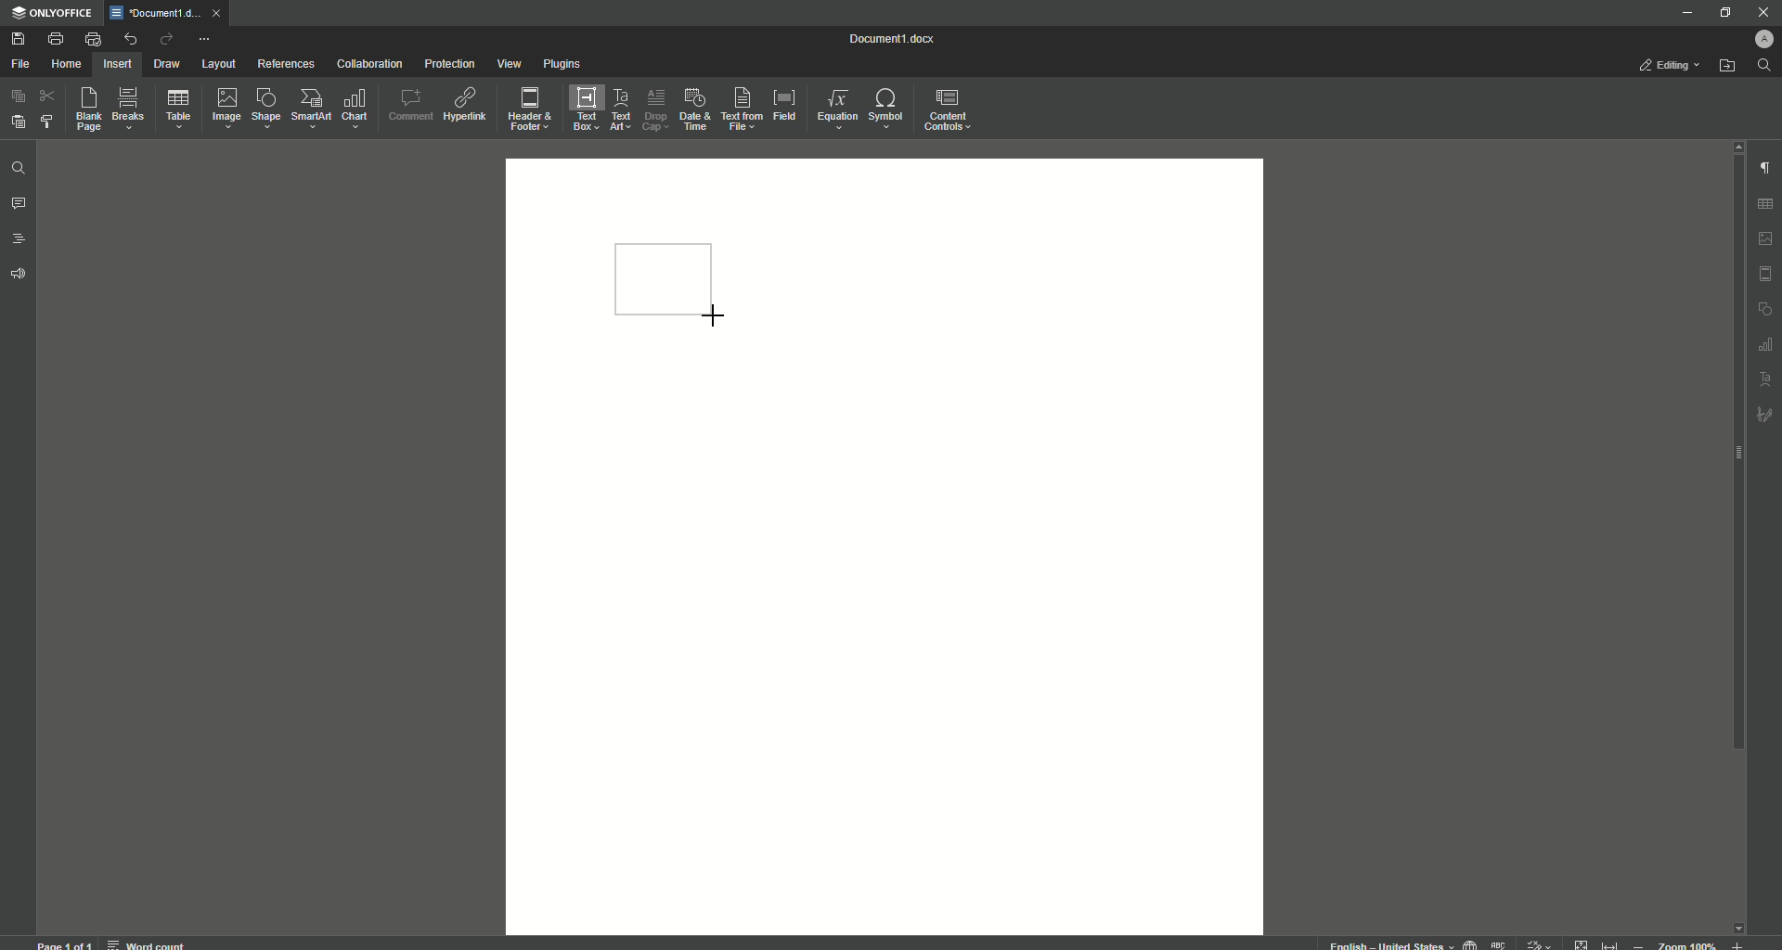 The width and height of the screenshot is (1782, 950). I want to click on Text Art, so click(618, 111).